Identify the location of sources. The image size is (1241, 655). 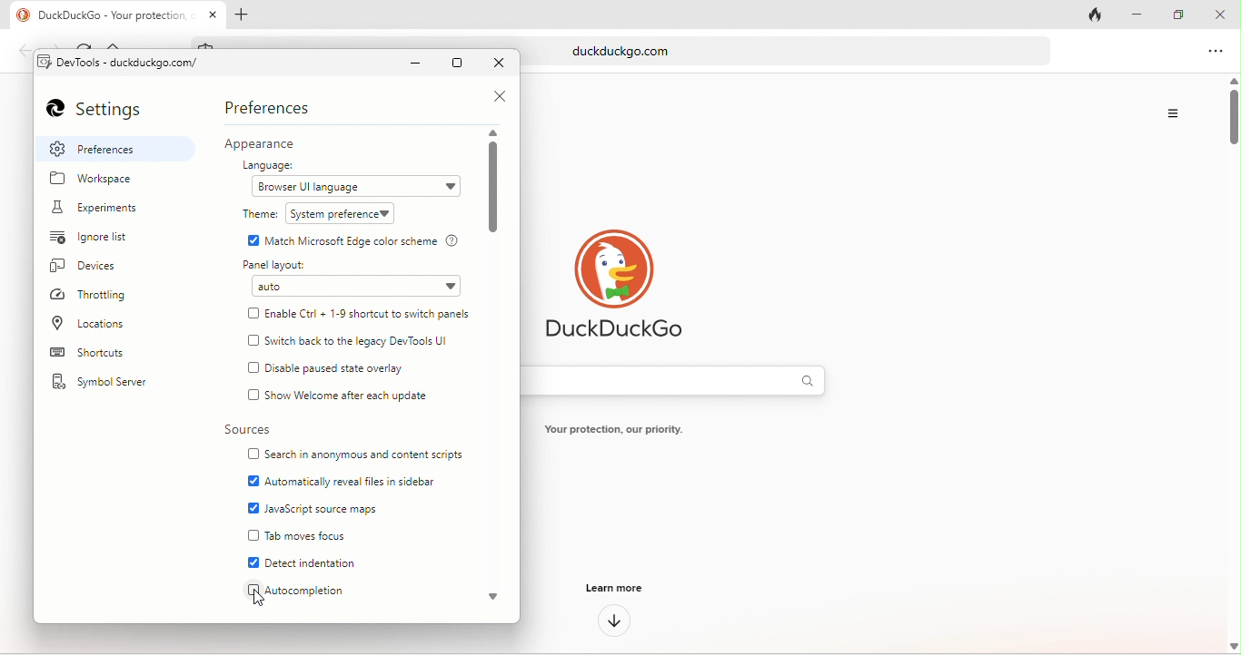
(246, 431).